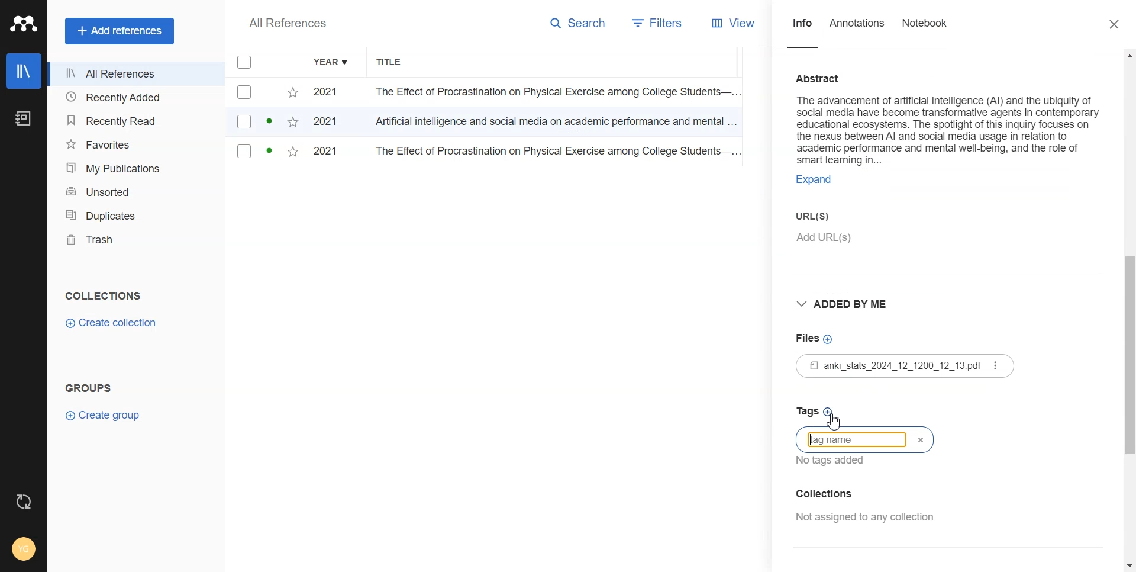 The image size is (1136, 572). Describe the element at coordinates (820, 181) in the screenshot. I see `EXPAND` at that location.